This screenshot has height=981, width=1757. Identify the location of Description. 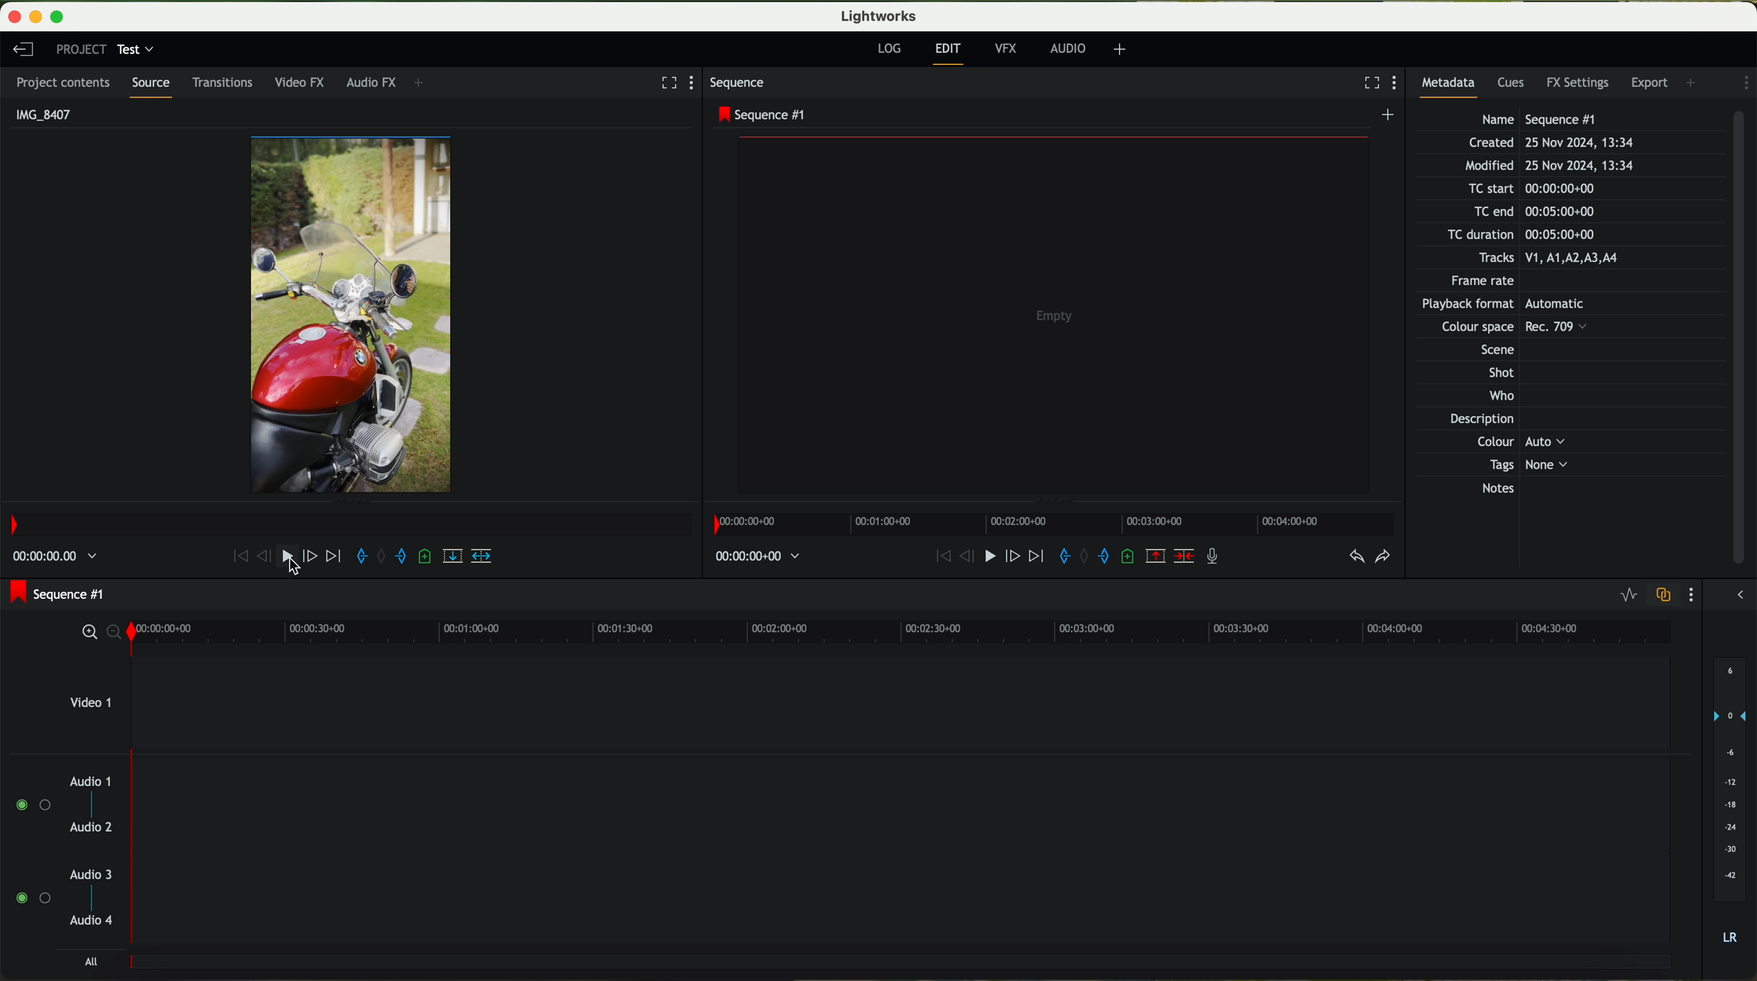
(1497, 420).